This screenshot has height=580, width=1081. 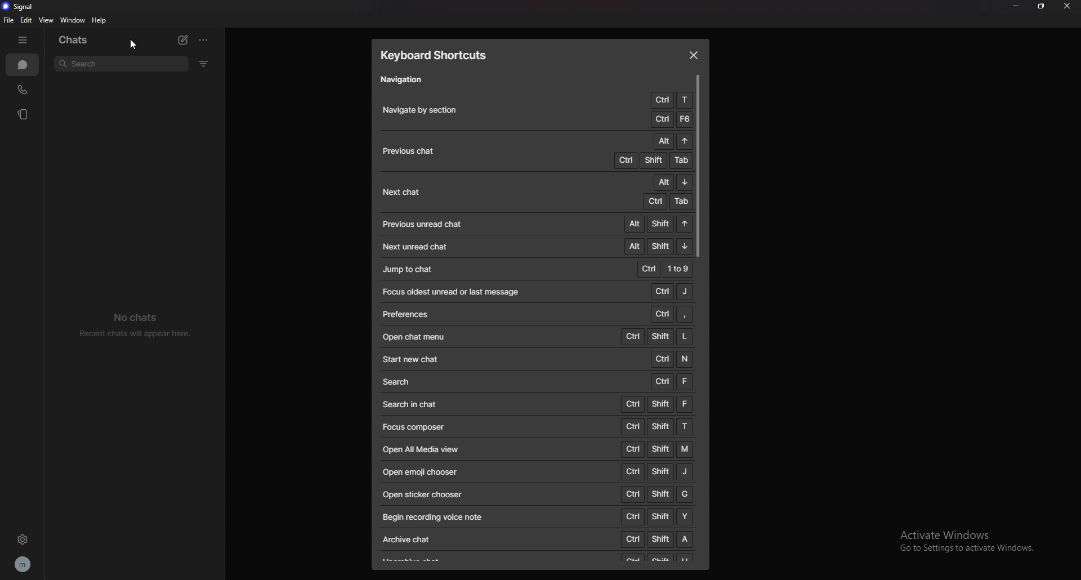 I want to click on Go to Settings to activate Windows., so click(x=962, y=550).